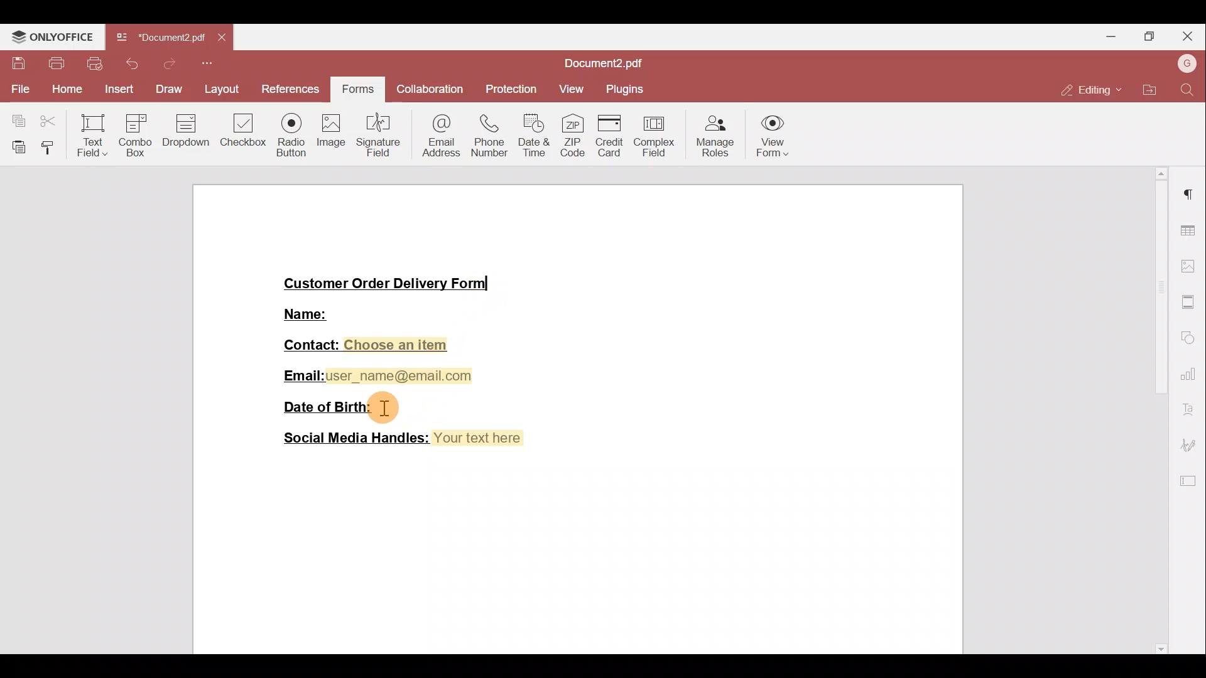  What do you see at coordinates (379, 376) in the screenshot?
I see `Email:user_name@email.com` at bounding box center [379, 376].